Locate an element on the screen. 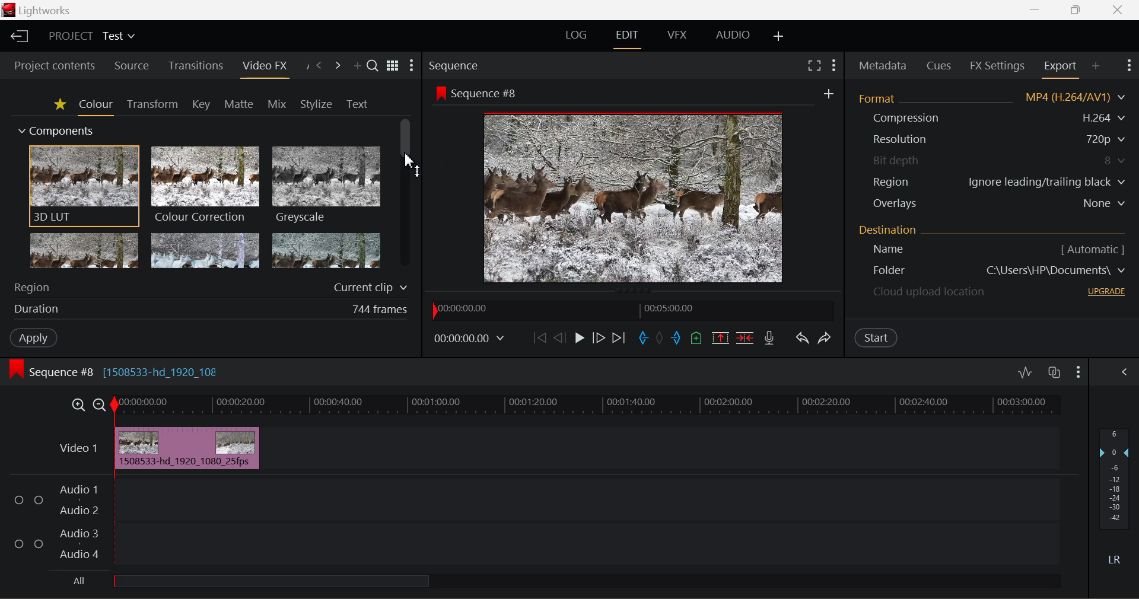 The height and width of the screenshot is (599, 1139). Colour is located at coordinates (94, 105).